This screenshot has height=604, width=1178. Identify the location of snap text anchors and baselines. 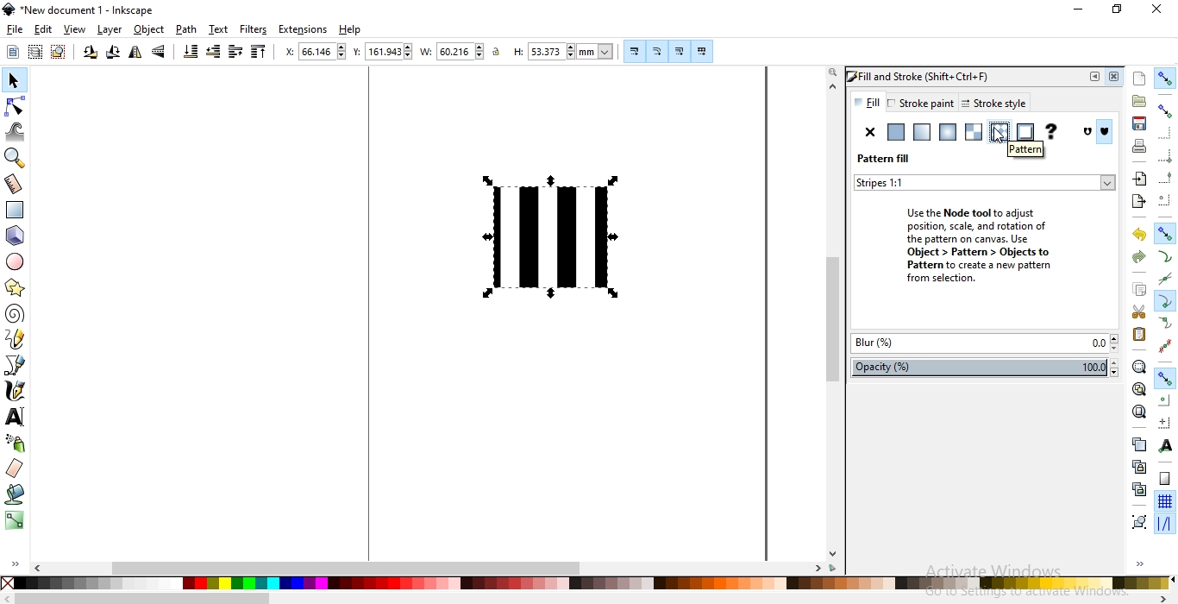
(1163, 444).